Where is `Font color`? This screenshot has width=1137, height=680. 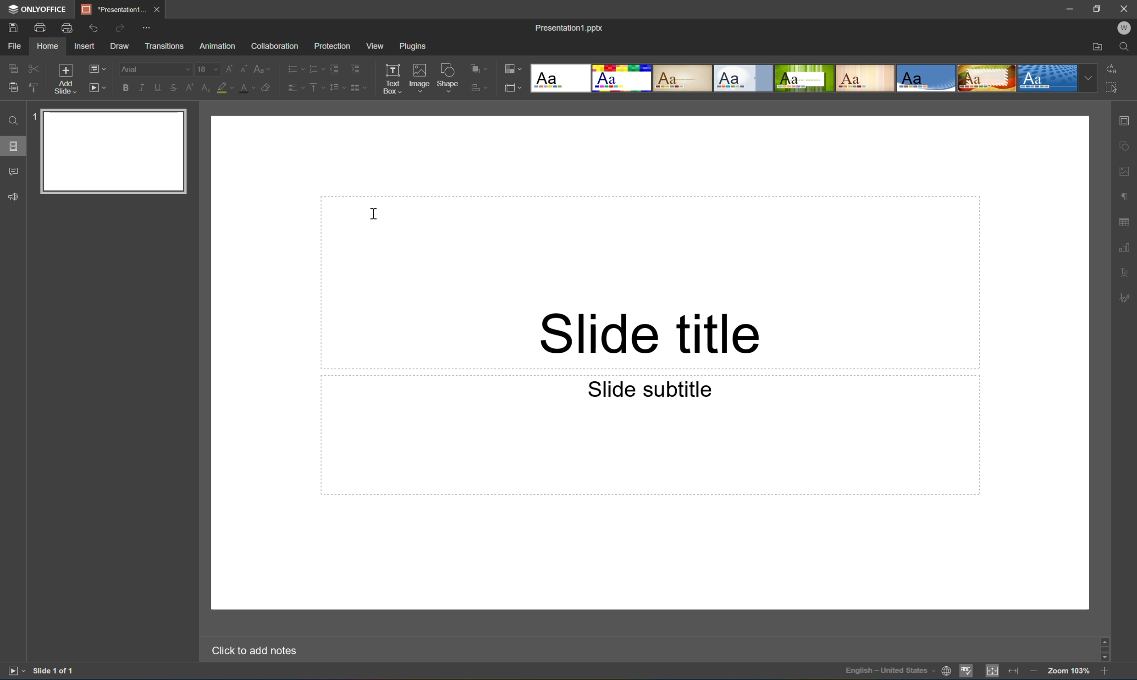 Font color is located at coordinates (246, 89).